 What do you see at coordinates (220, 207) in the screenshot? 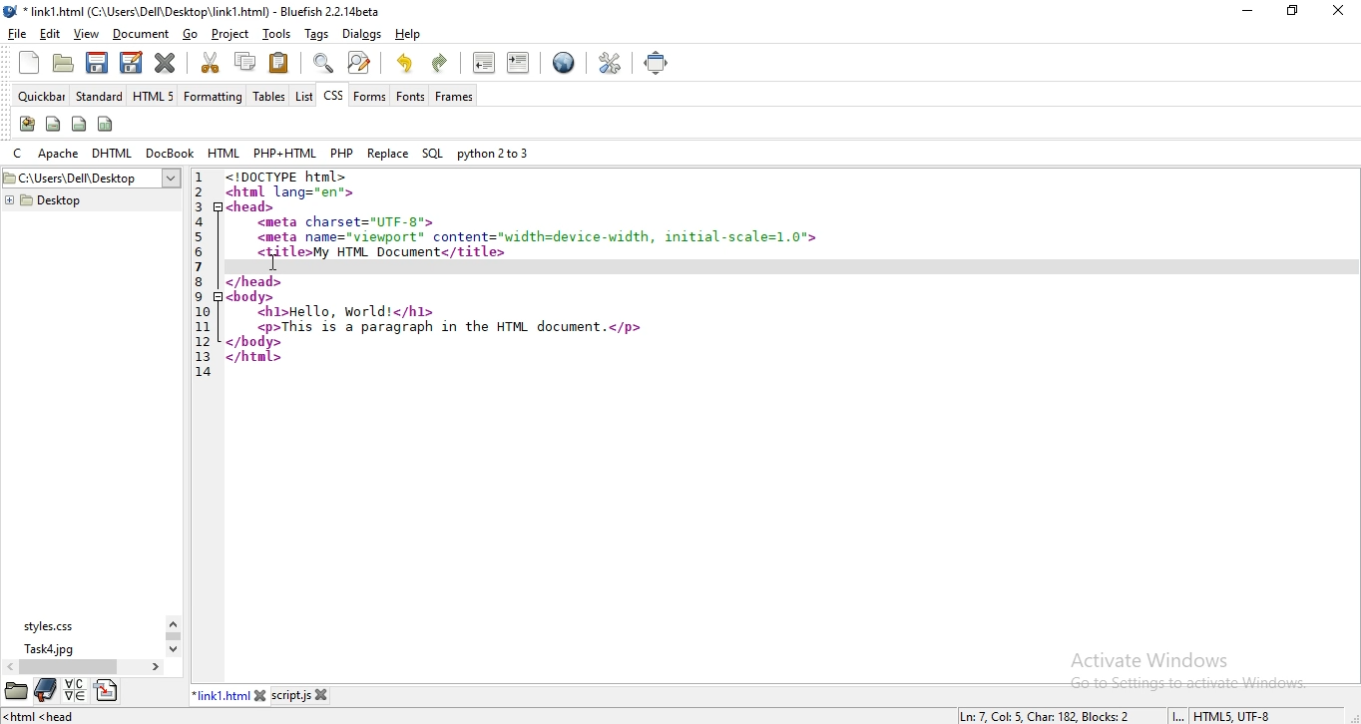
I see `code fold` at bounding box center [220, 207].